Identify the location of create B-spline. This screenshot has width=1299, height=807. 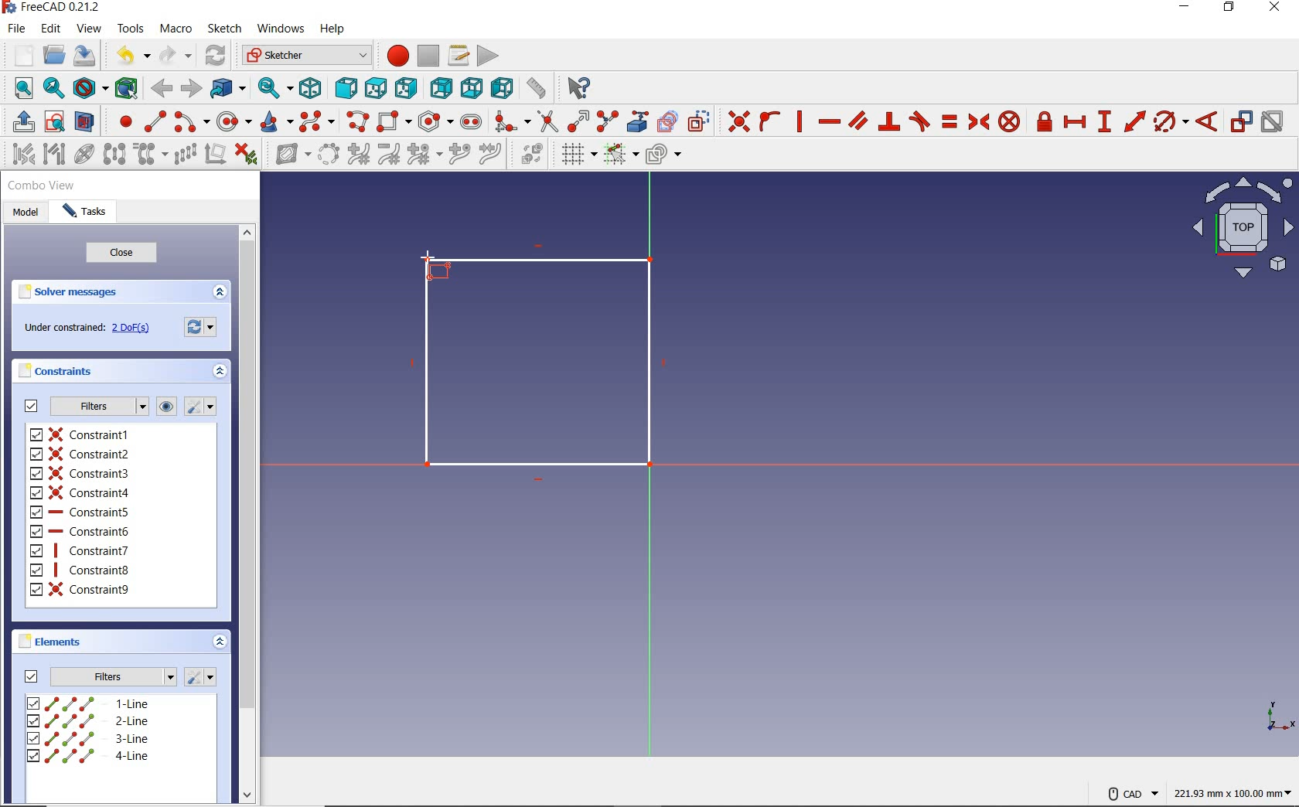
(317, 123).